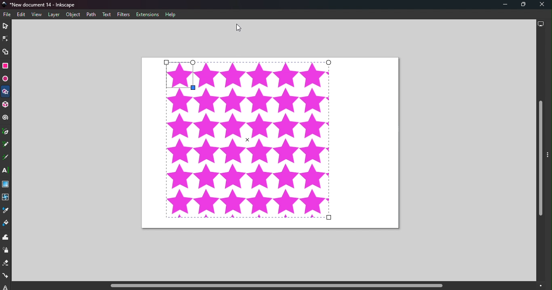 The width and height of the screenshot is (552, 290). Describe the element at coordinates (273, 286) in the screenshot. I see `Horizontal scroll bar` at that location.